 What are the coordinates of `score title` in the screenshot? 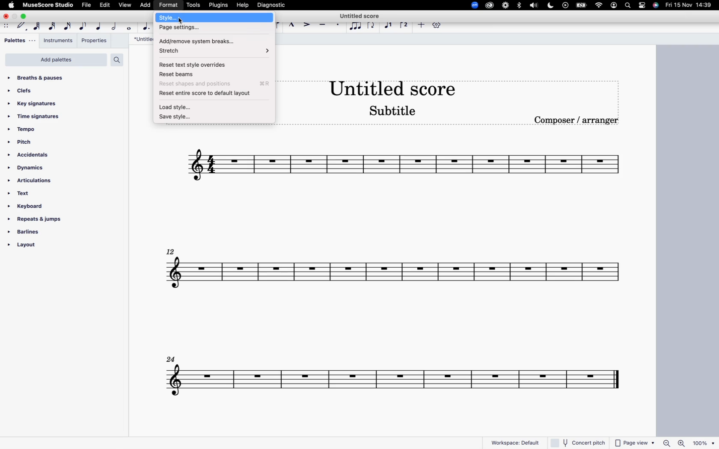 It's located at (392, 86).